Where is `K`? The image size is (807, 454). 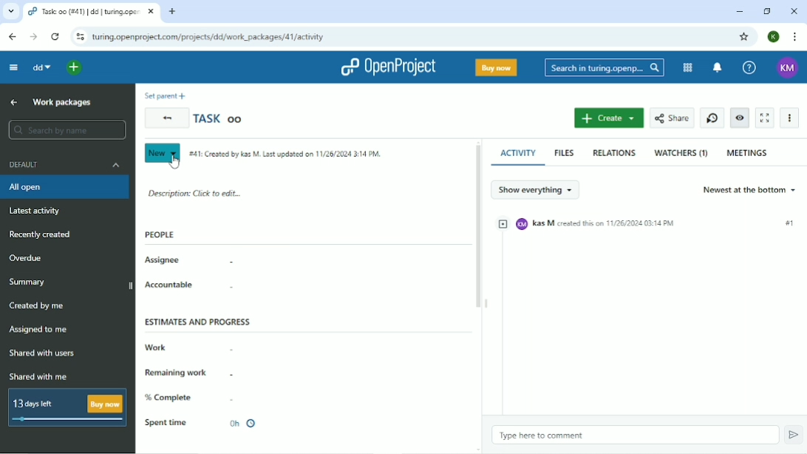
K is located at coordinates (772, 37).